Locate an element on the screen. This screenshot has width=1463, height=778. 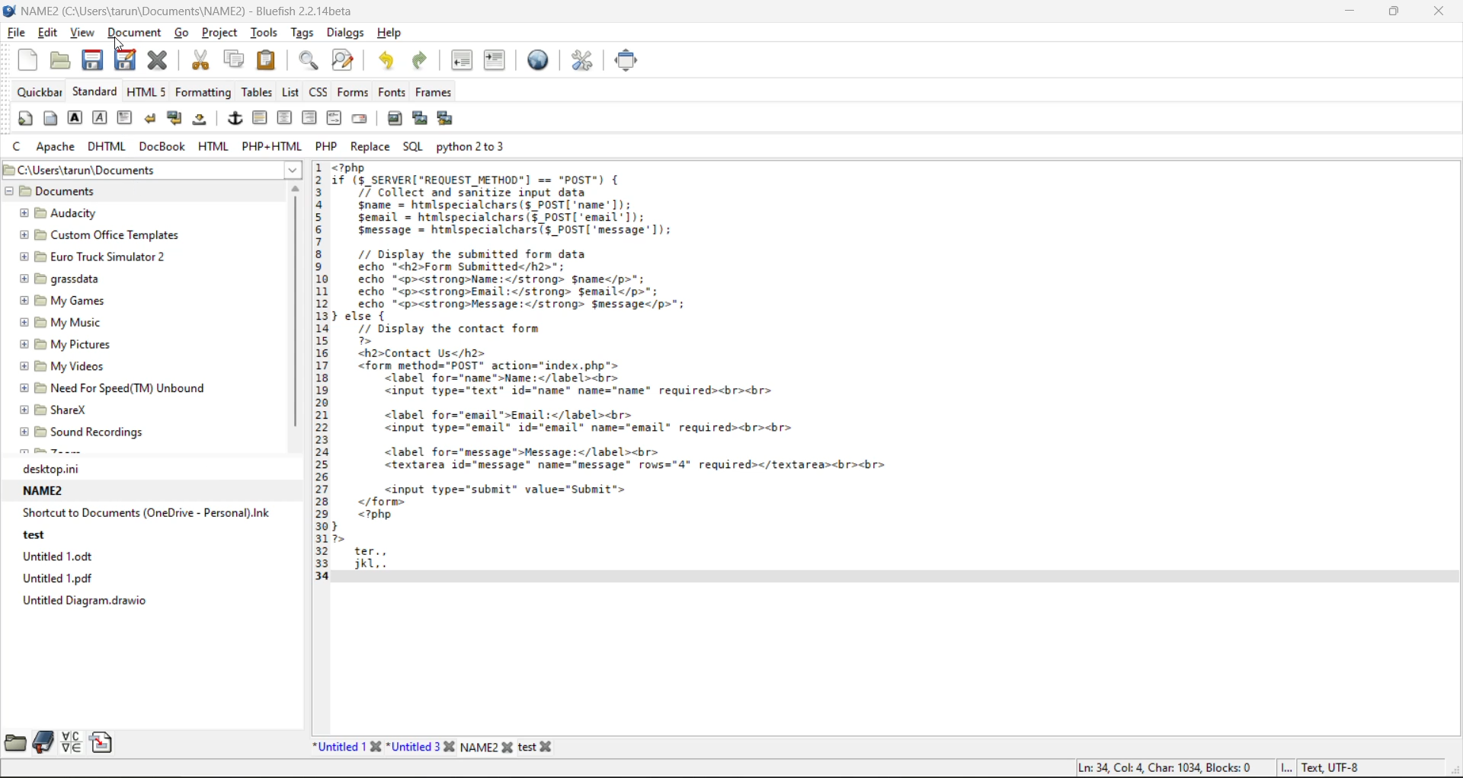
horizontal rule is located at coordinates (259, 119).